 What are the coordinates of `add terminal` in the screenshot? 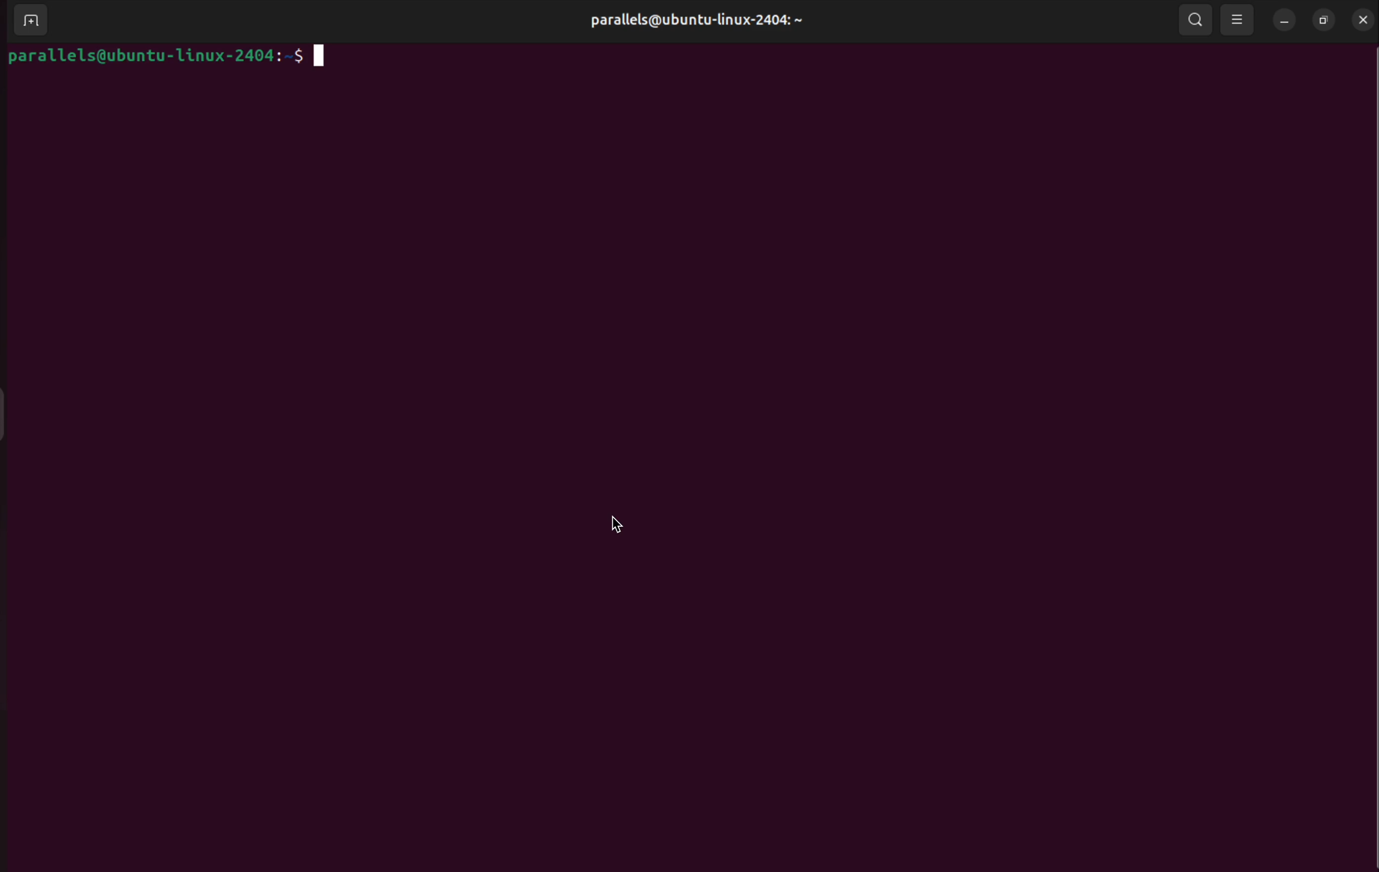 It's located at (30, 21).